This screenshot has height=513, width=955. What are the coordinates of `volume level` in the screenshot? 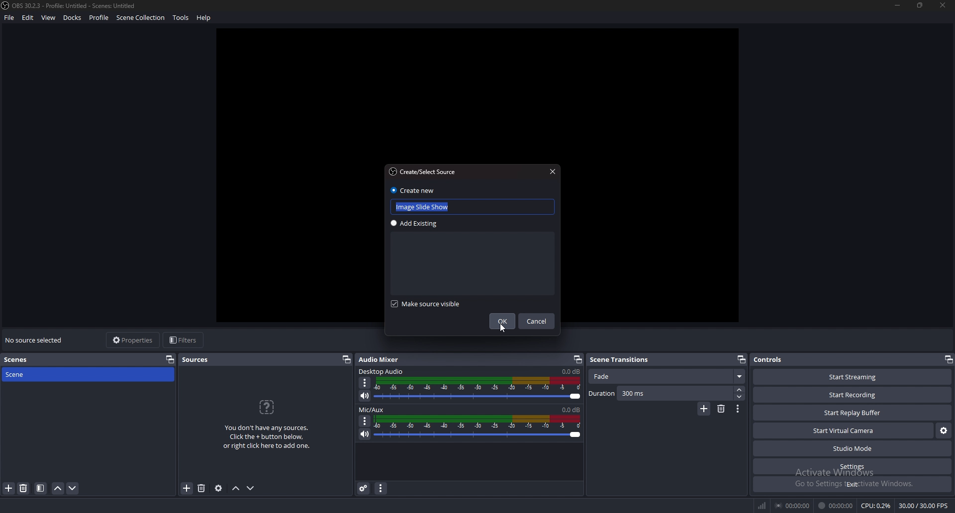 It's located at (571, 371).